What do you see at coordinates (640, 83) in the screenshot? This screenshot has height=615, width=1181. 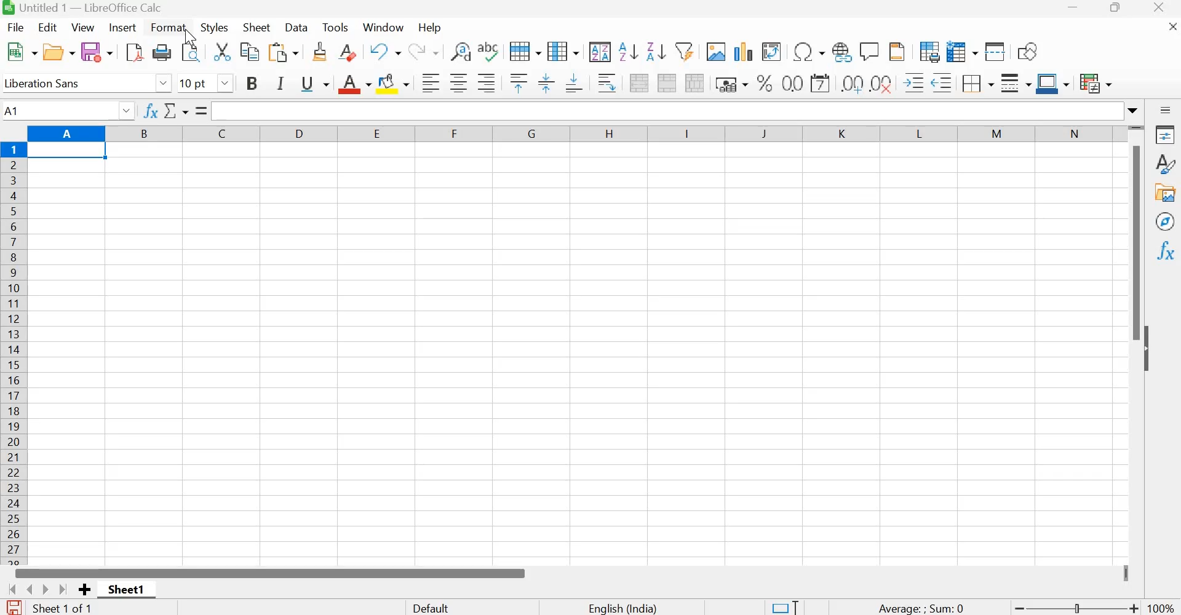 I see `Merge and center or unmerge cells` at bounding box center [640, 83].